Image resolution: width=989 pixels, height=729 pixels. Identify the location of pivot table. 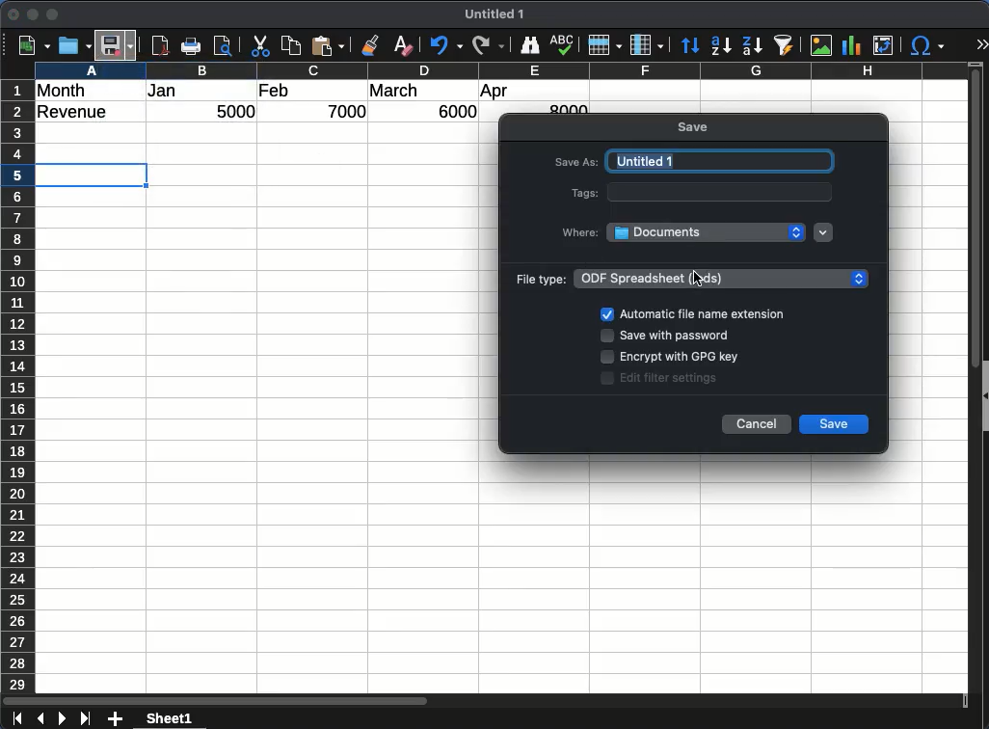
(882, 46).